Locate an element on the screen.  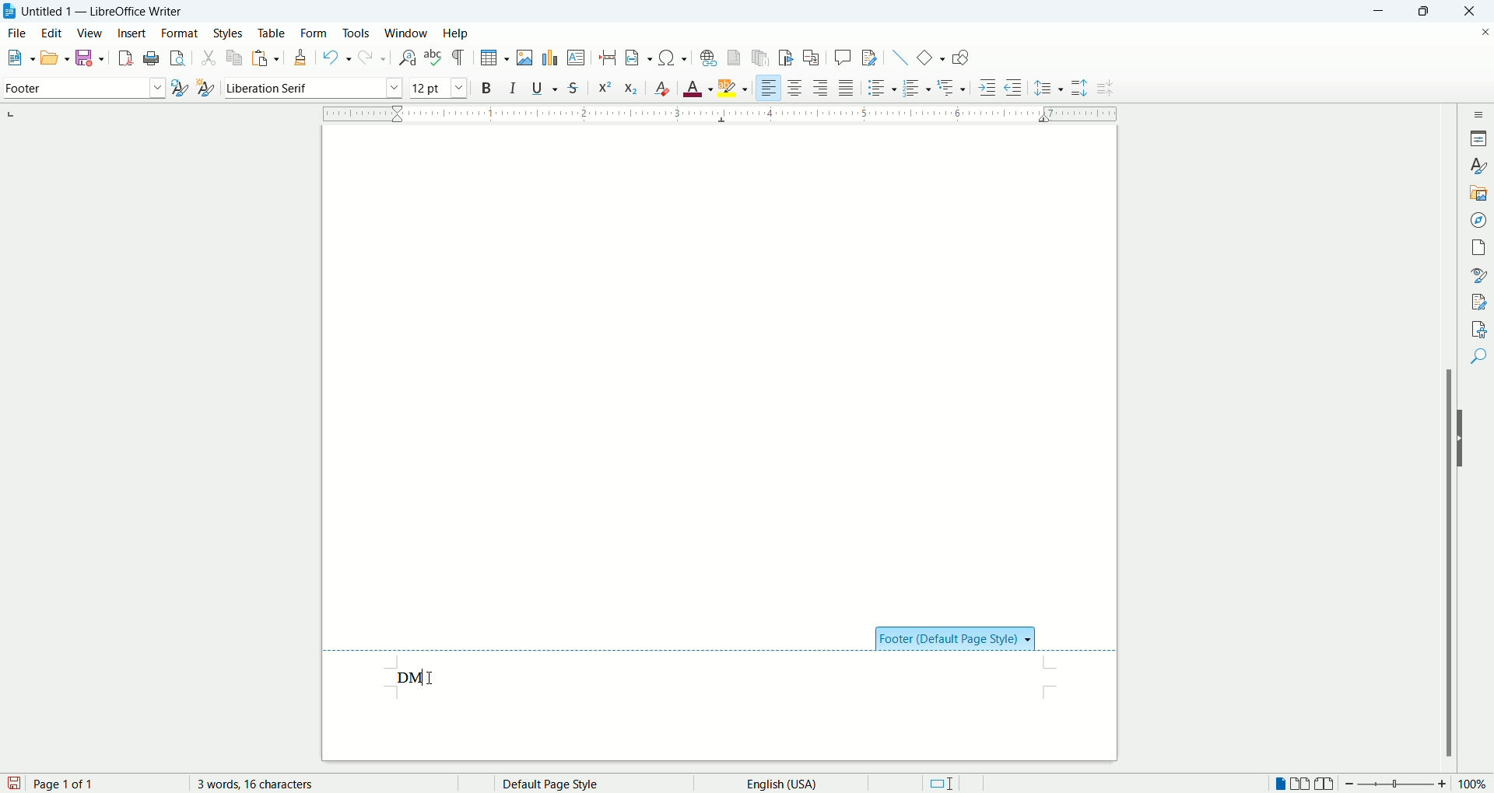
underline is located at coordinates (547, 88).